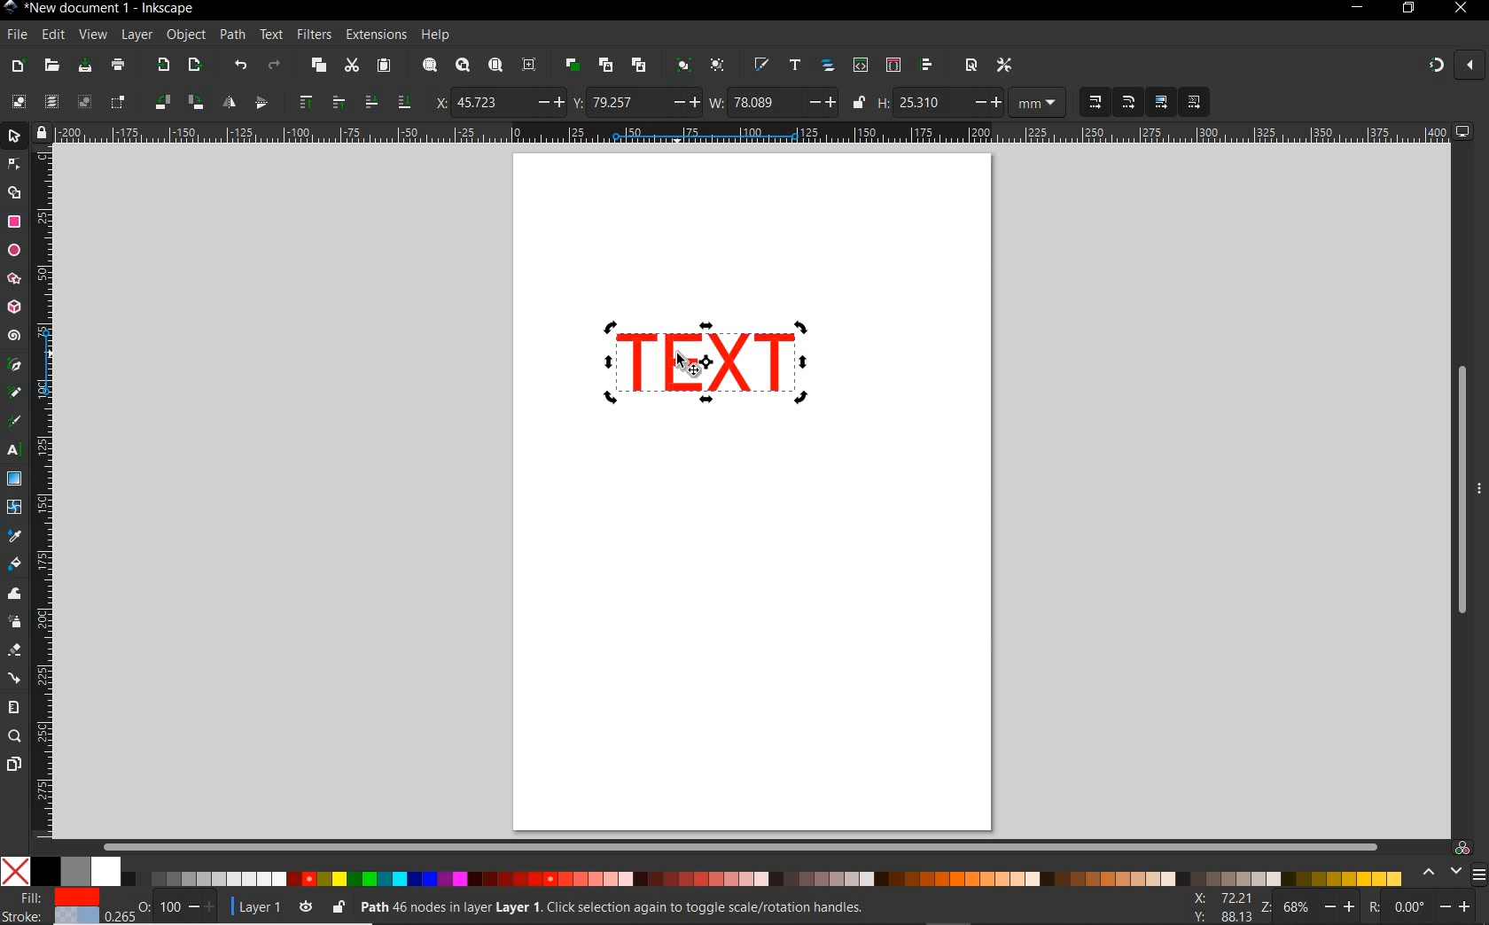 The height and width of the screenshot is (925, 1489). Describe the element at coordinates (385, 66) in the screenshot. I see `PASTE` at that location.